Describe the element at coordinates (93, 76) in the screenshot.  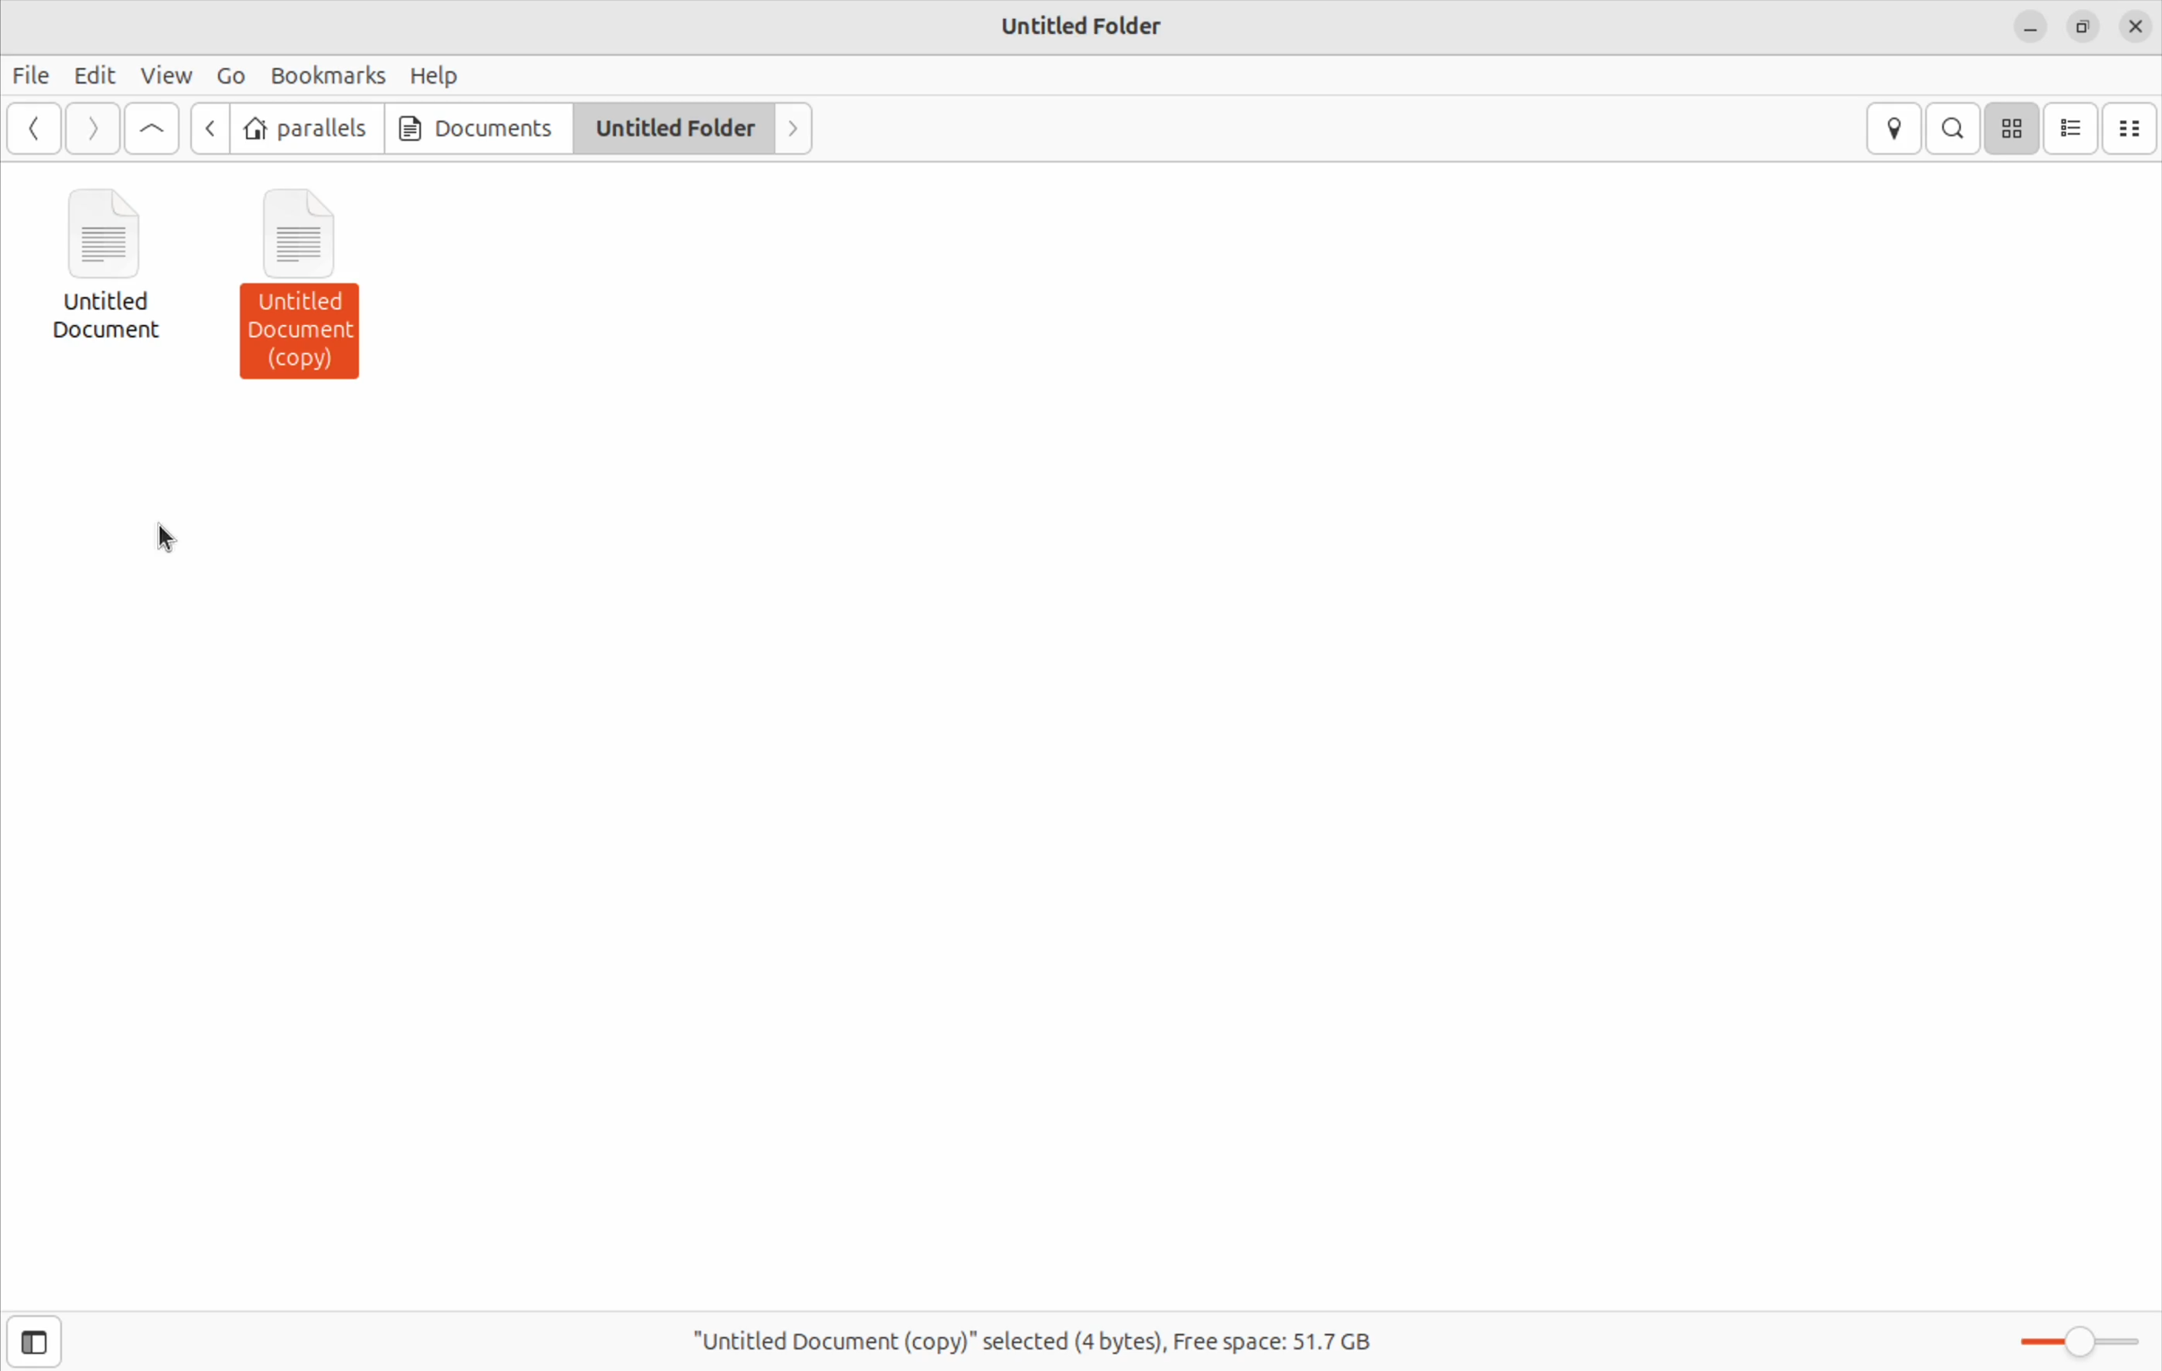
I see `Edit` at that location.